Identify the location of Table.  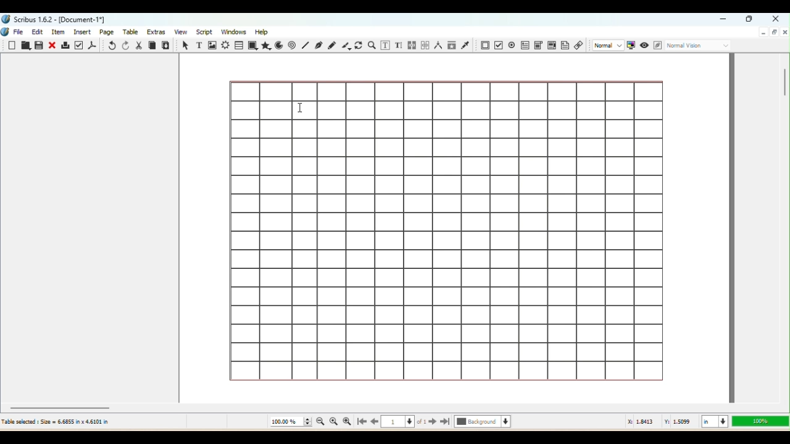
(239, 45).